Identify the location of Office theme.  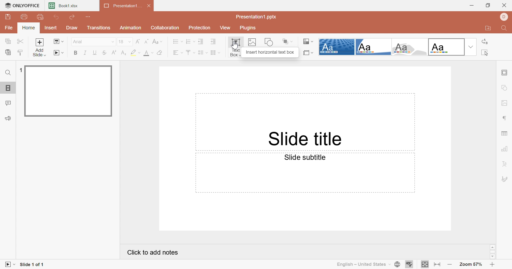
(445, 47).